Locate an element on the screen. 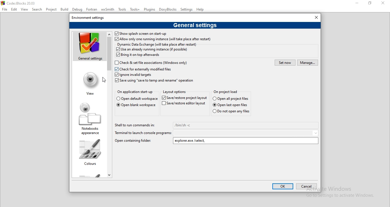 The image size is (390, 207). Use an already running instance (if possible)  is located at coordinates (151, 50).